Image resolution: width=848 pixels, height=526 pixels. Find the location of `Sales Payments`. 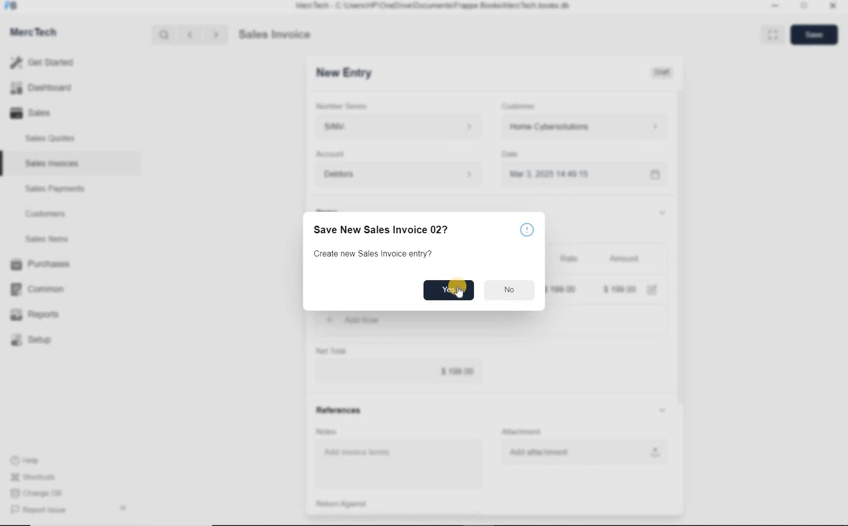

Sales Payments is located at coordinates (54, 189).